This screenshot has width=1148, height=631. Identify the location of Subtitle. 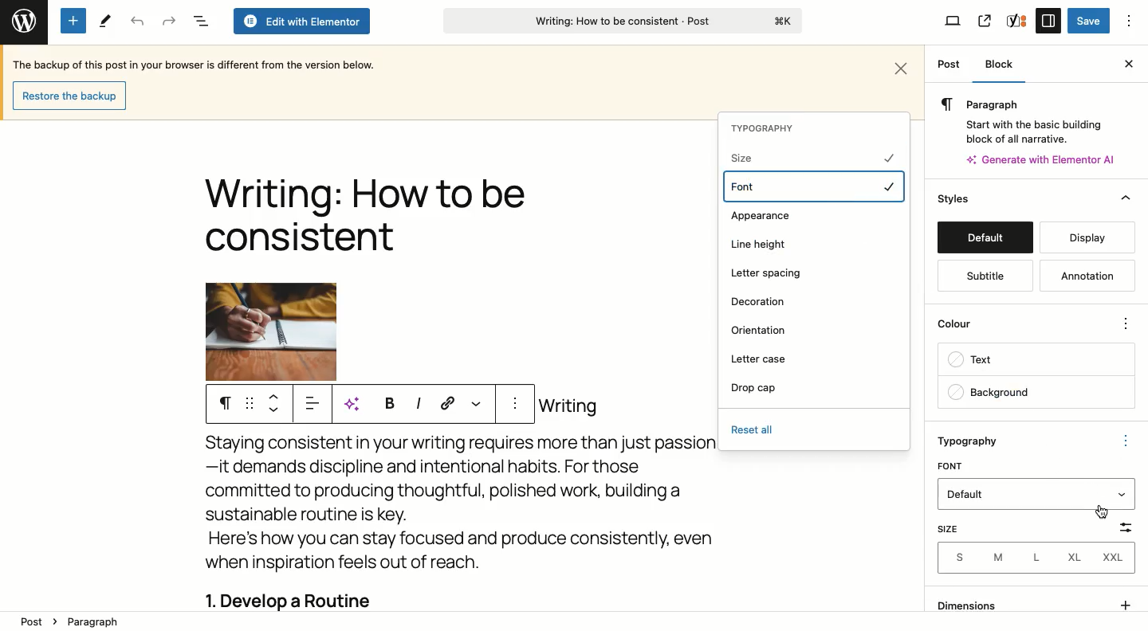
(985, 276).